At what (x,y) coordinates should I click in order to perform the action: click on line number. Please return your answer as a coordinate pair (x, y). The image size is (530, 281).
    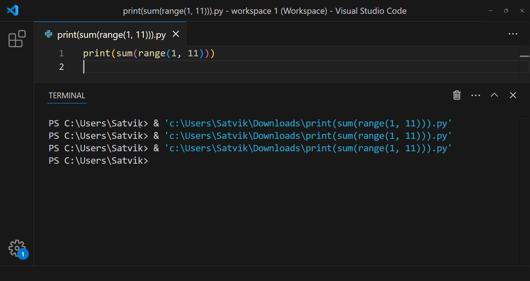
    Looking at the image, I should click on (60, 63).